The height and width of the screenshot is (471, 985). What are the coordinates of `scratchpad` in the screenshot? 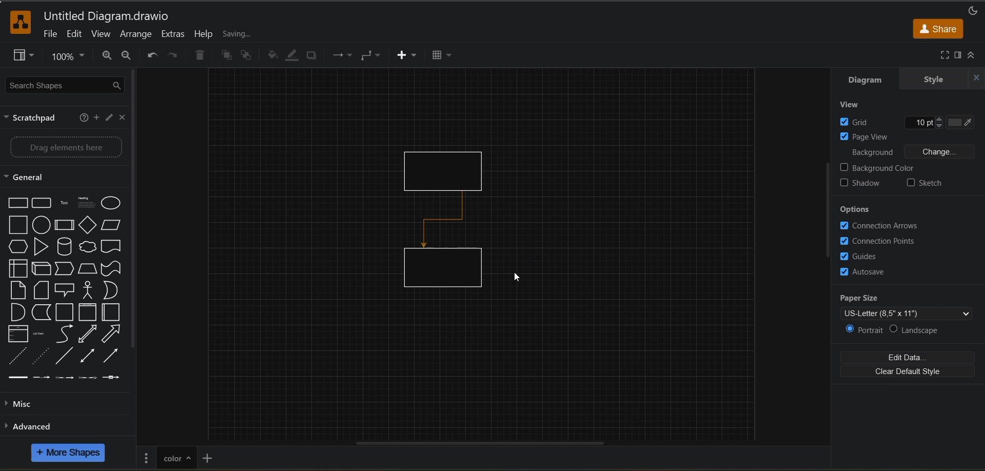 It's located at (33, 119).